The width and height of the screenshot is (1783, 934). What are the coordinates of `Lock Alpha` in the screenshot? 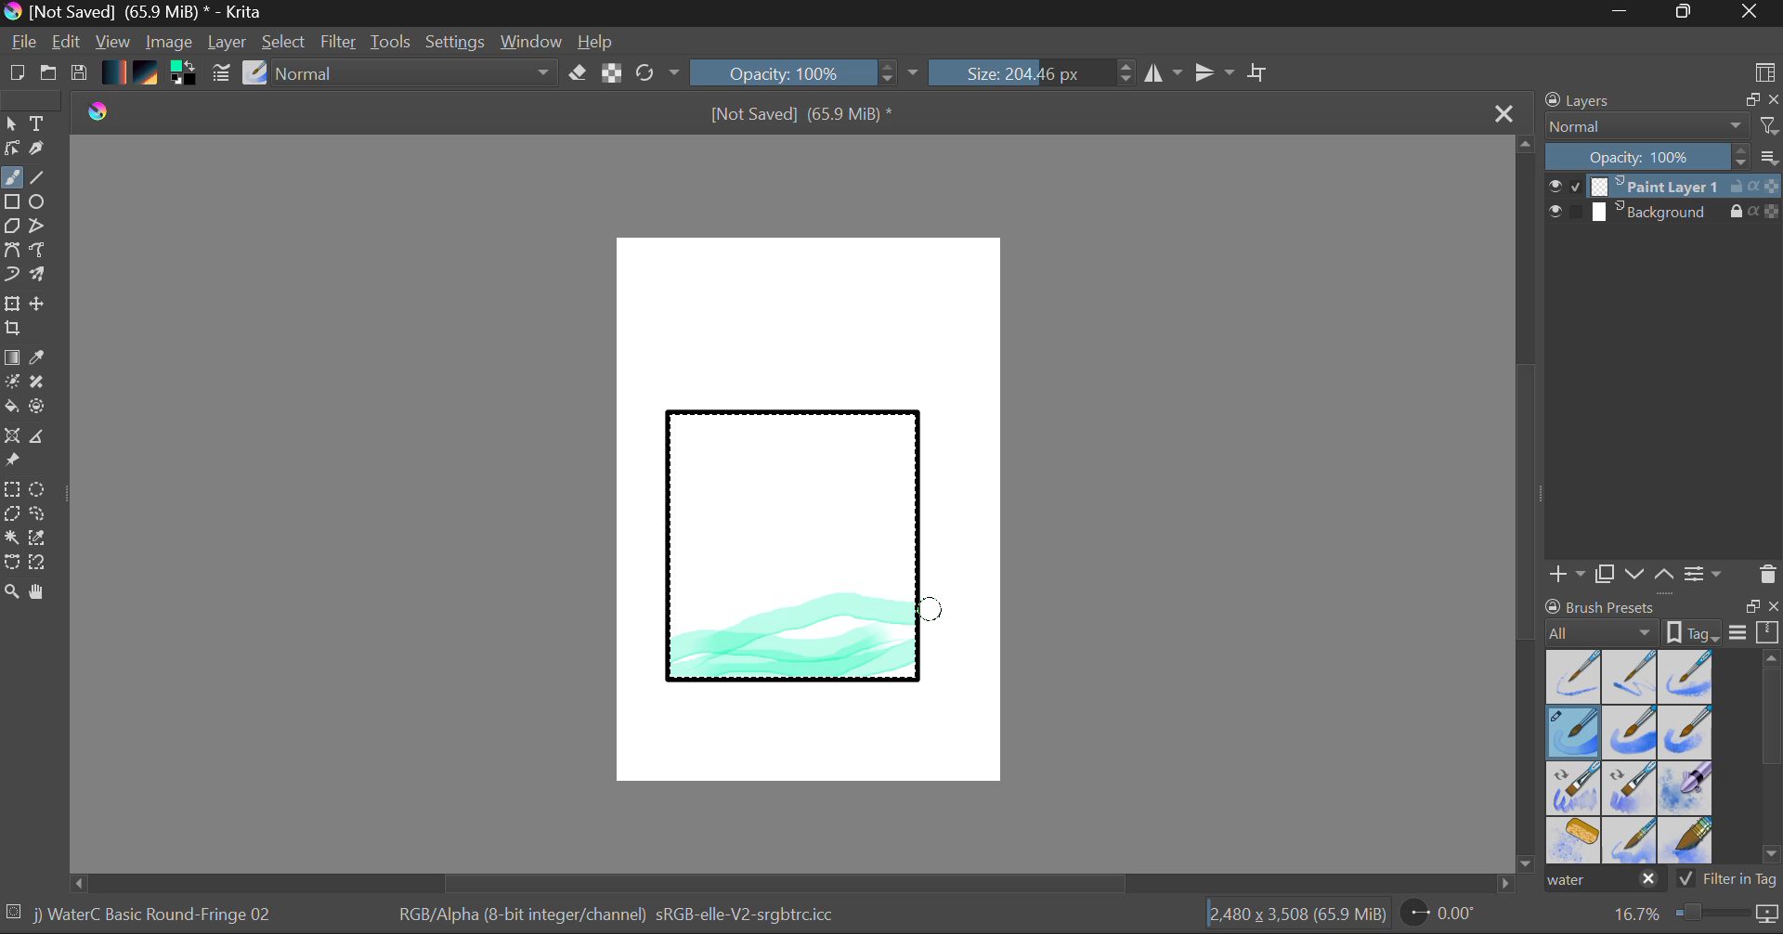 It's located at (609, 74).